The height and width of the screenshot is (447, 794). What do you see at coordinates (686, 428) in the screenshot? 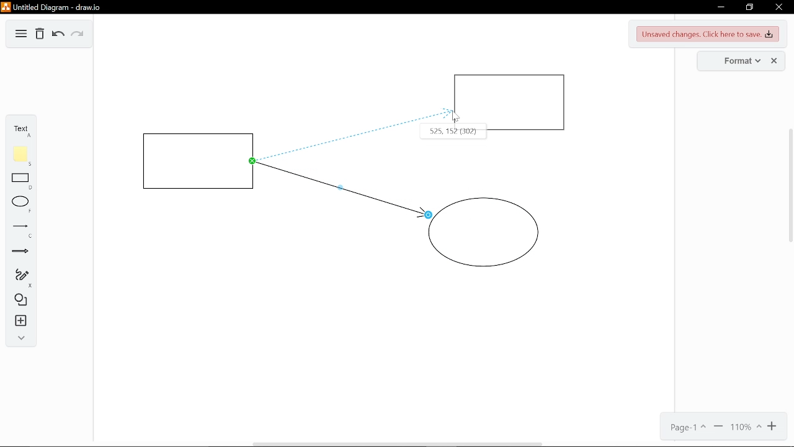
I see `Page 1` at bounding box center [686, 428].